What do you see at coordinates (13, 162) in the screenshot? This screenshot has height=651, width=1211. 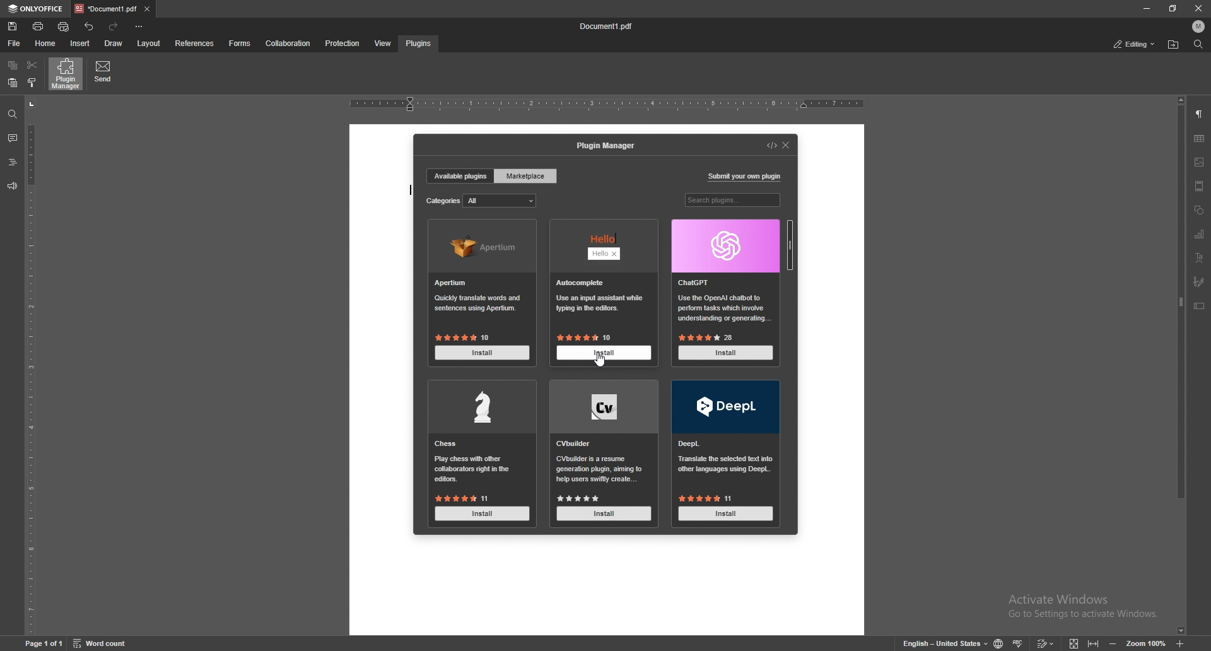 I see `heading` at bounding box center [13, 162].